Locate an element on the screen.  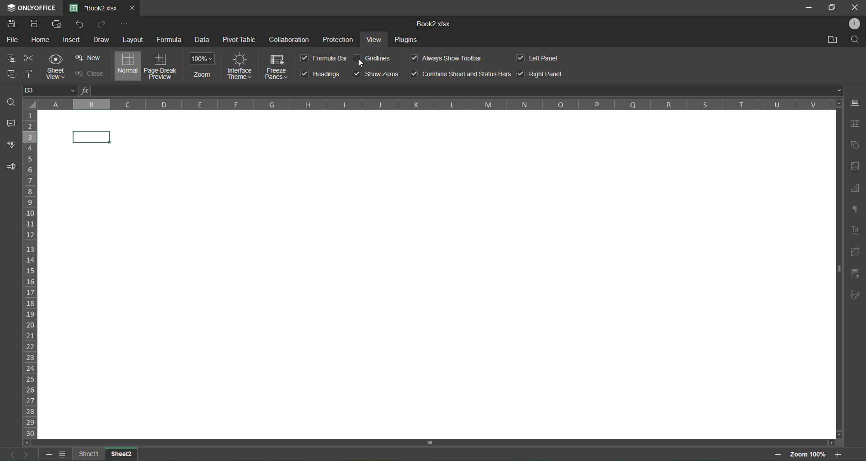
new is located at coordinates (90, 58).